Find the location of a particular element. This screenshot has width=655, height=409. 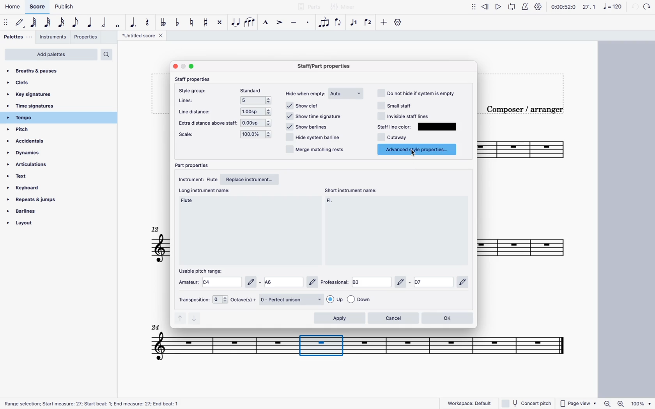

breaths & pauses is located at coordinates (34, 71).